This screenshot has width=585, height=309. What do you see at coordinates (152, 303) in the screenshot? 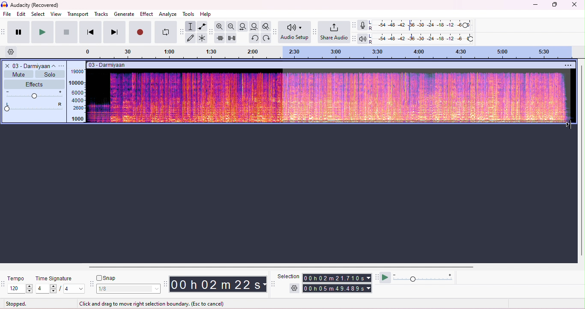
I see `Click and drag to move right selection boundary. (Esc to cancel)` at bounding box center [152, 303].